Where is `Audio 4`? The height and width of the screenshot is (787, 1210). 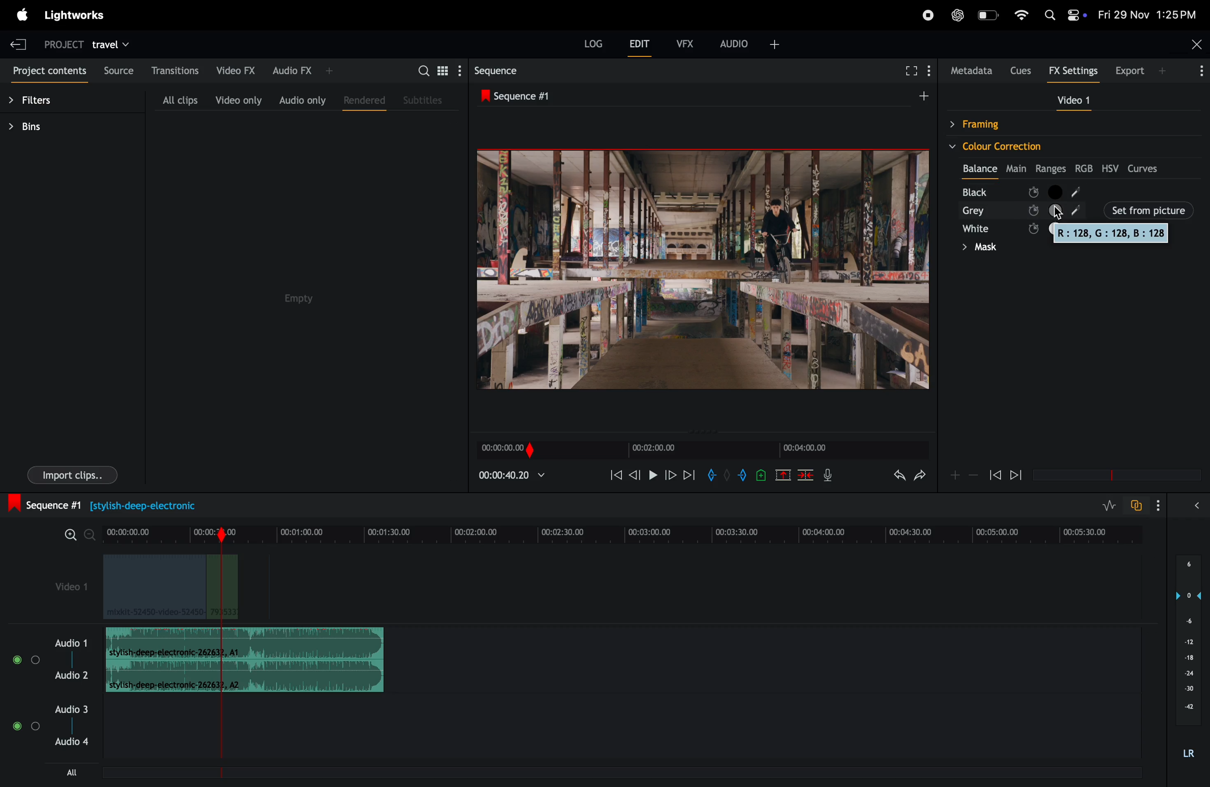 Audio 4 is located at coordinates (73, 743).